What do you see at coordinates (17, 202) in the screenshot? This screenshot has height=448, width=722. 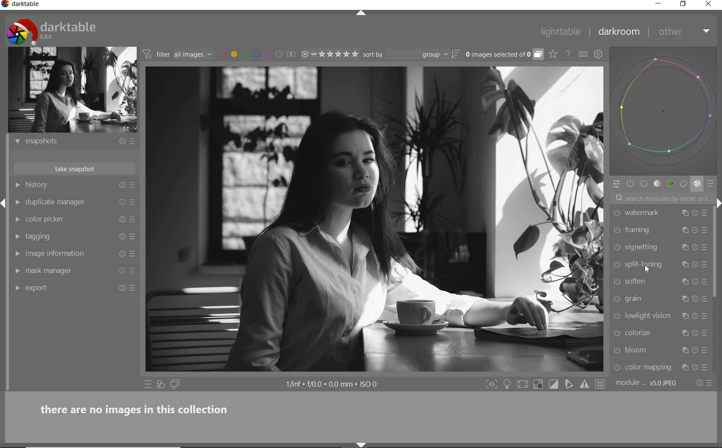 I see `show module` at bounding box center [17, 202].